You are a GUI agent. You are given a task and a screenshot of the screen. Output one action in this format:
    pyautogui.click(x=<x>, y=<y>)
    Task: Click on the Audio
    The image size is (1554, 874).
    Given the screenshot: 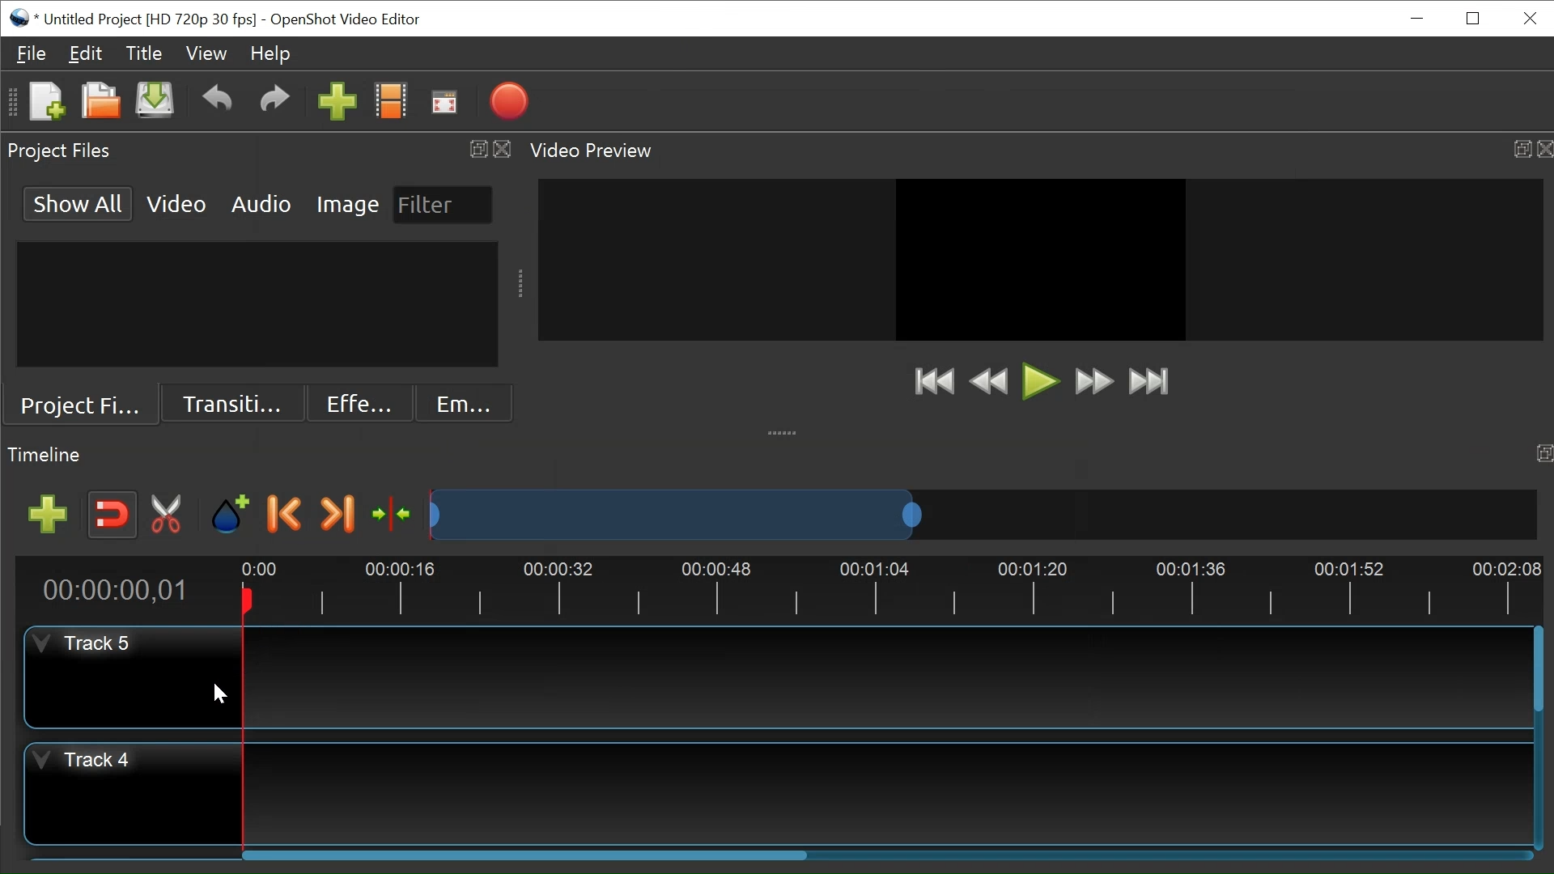 What is the action you would take?
    pyautogui.click(x=260, y=202)
    